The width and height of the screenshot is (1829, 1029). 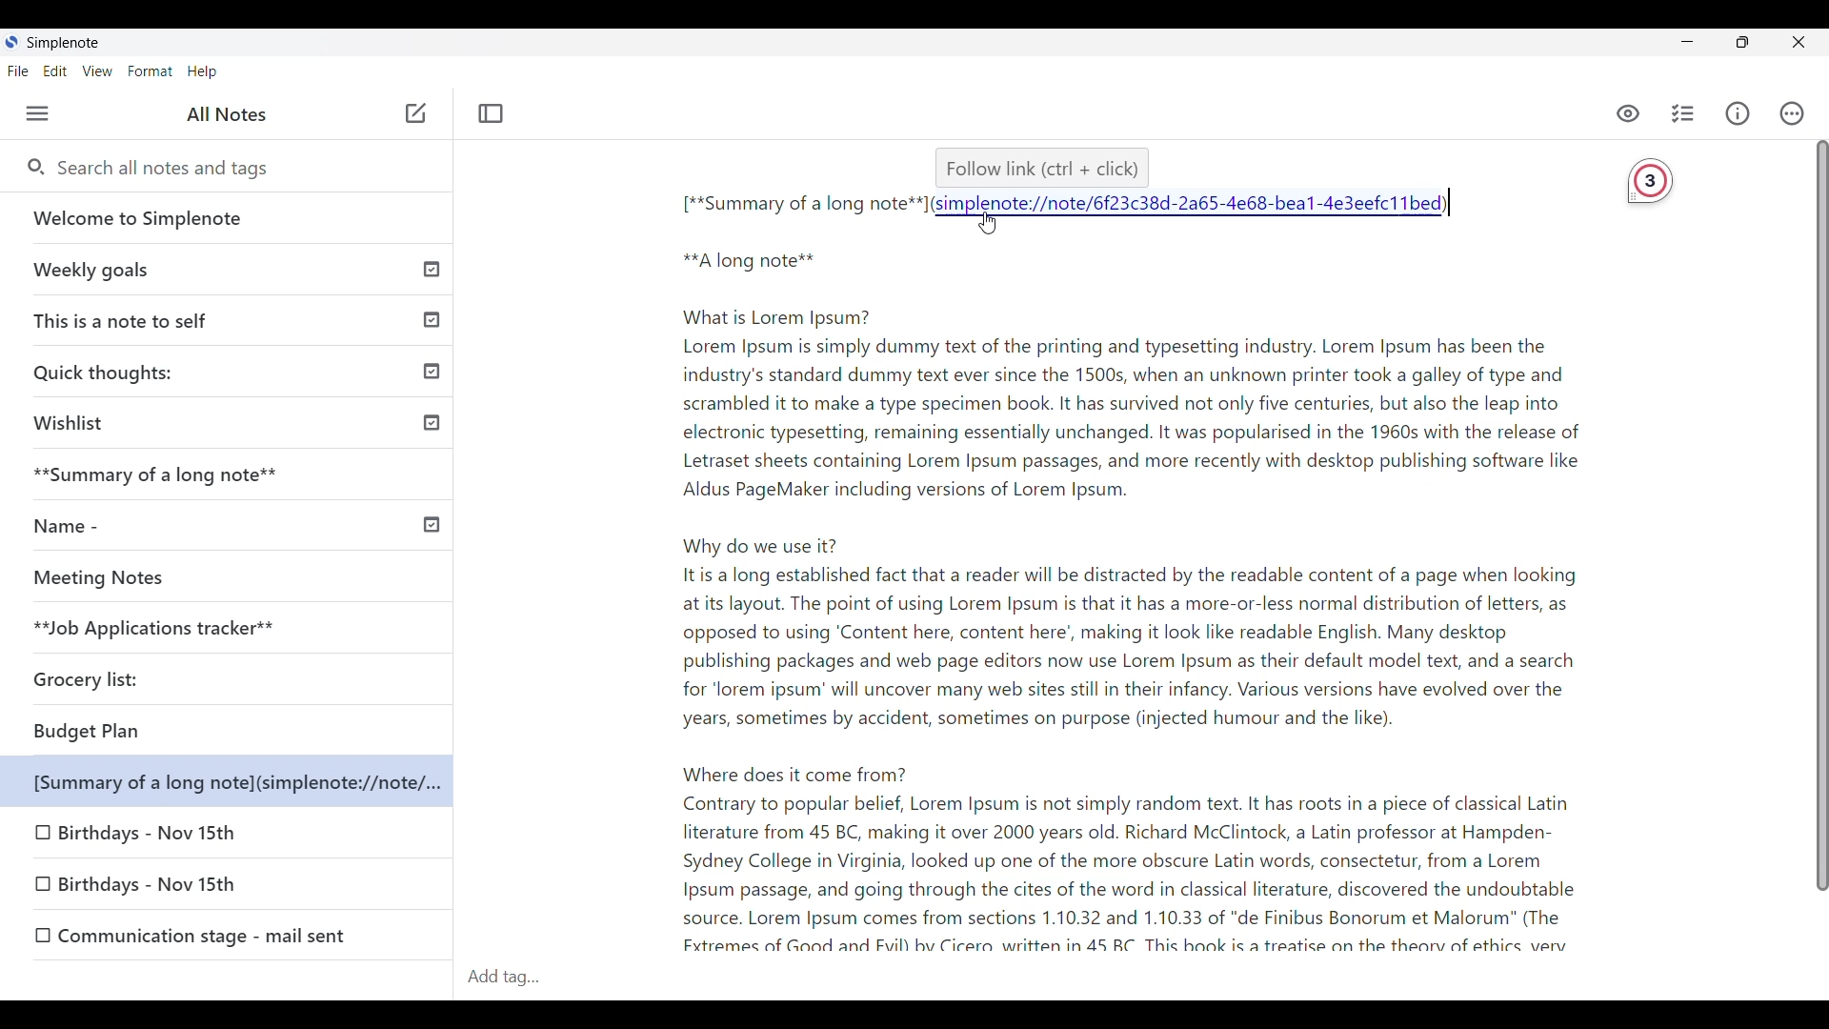 I want to click on [Summary of a long note](simplenote://note/..., so click(x=238, y=783).